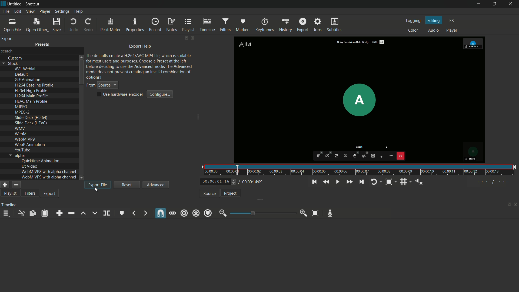  Describe the element at coordinates (511, 4) in the screenshot. I see `close app` at that location.